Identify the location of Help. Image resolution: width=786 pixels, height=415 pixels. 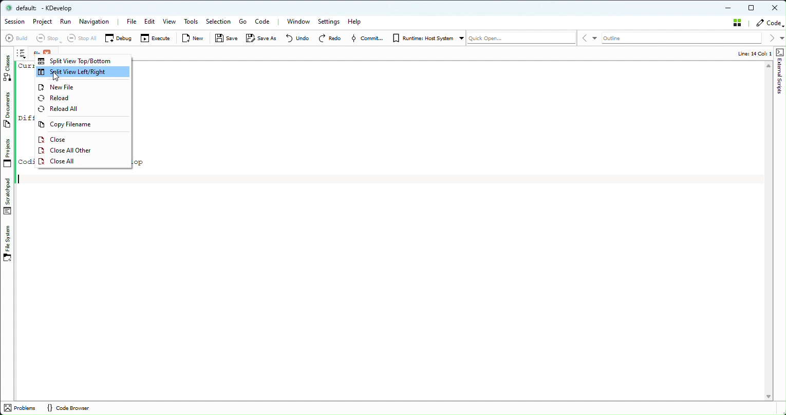
(355, 22).